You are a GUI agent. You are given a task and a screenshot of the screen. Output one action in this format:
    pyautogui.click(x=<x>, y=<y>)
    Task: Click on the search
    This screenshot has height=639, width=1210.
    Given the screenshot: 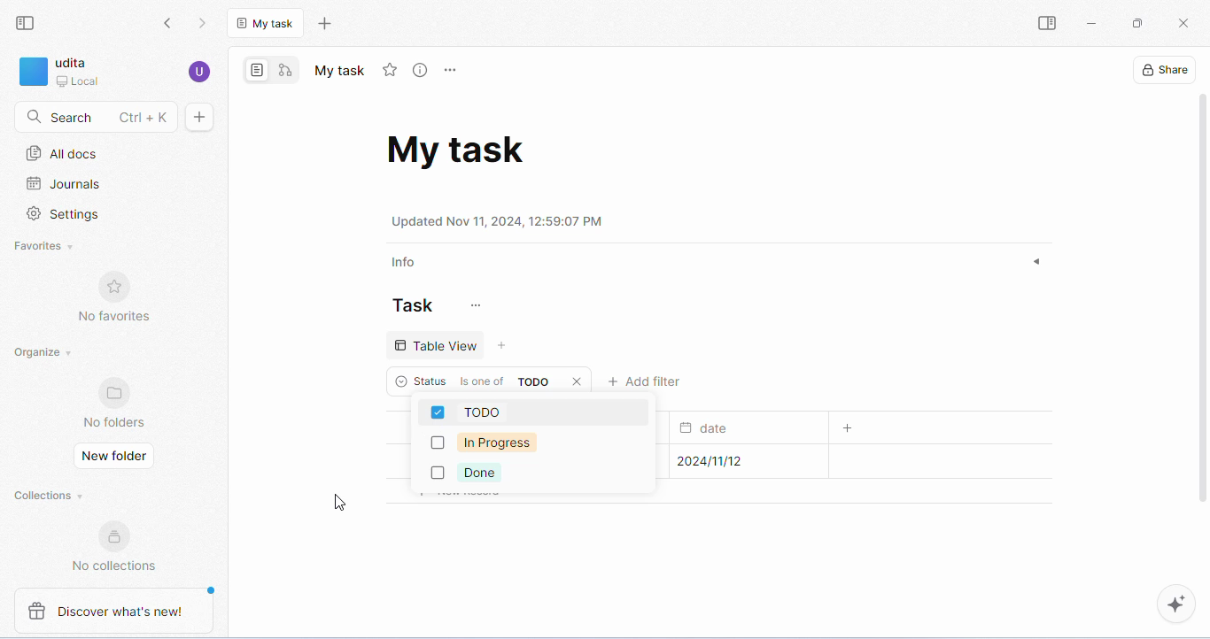 What is the action you would take?
    pyautogui.click(x=93, y=117)
    